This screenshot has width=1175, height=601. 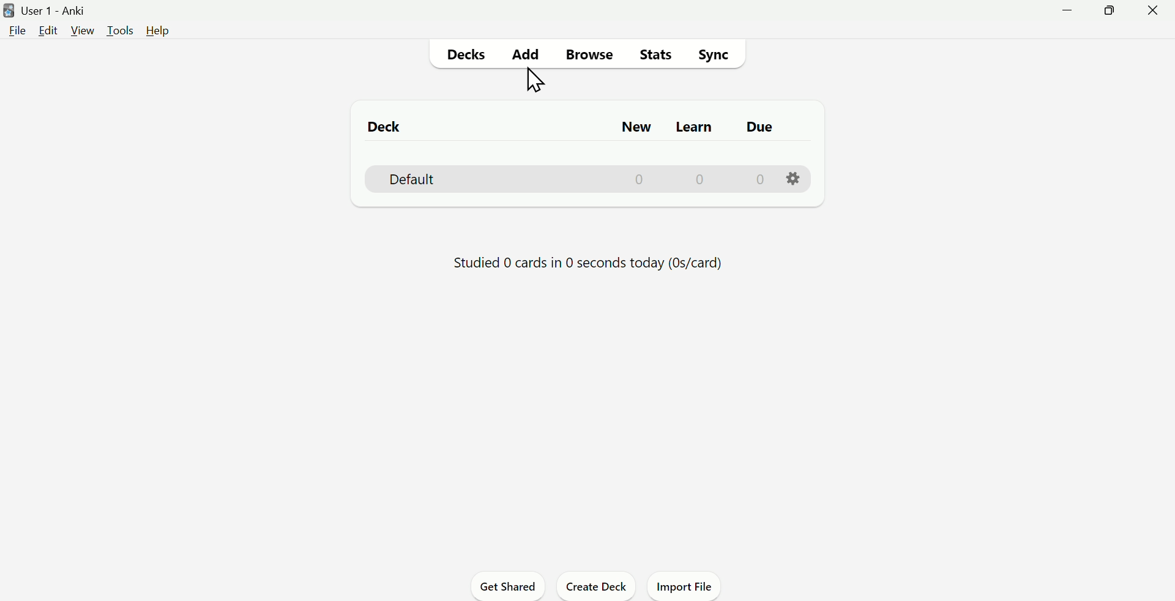 What do you see at coordinates (756, 127) in the screenshot?
I see `Due` at bounding box center [756, 127].